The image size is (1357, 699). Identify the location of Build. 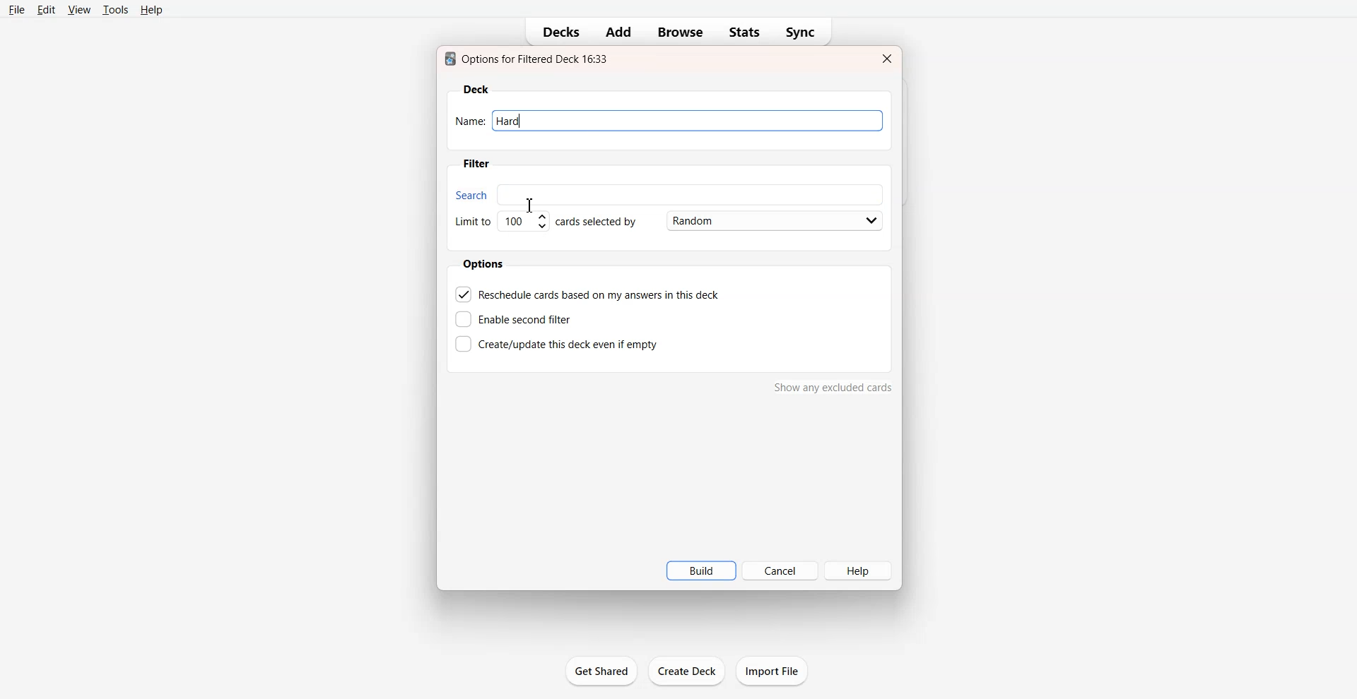
(701, 570).